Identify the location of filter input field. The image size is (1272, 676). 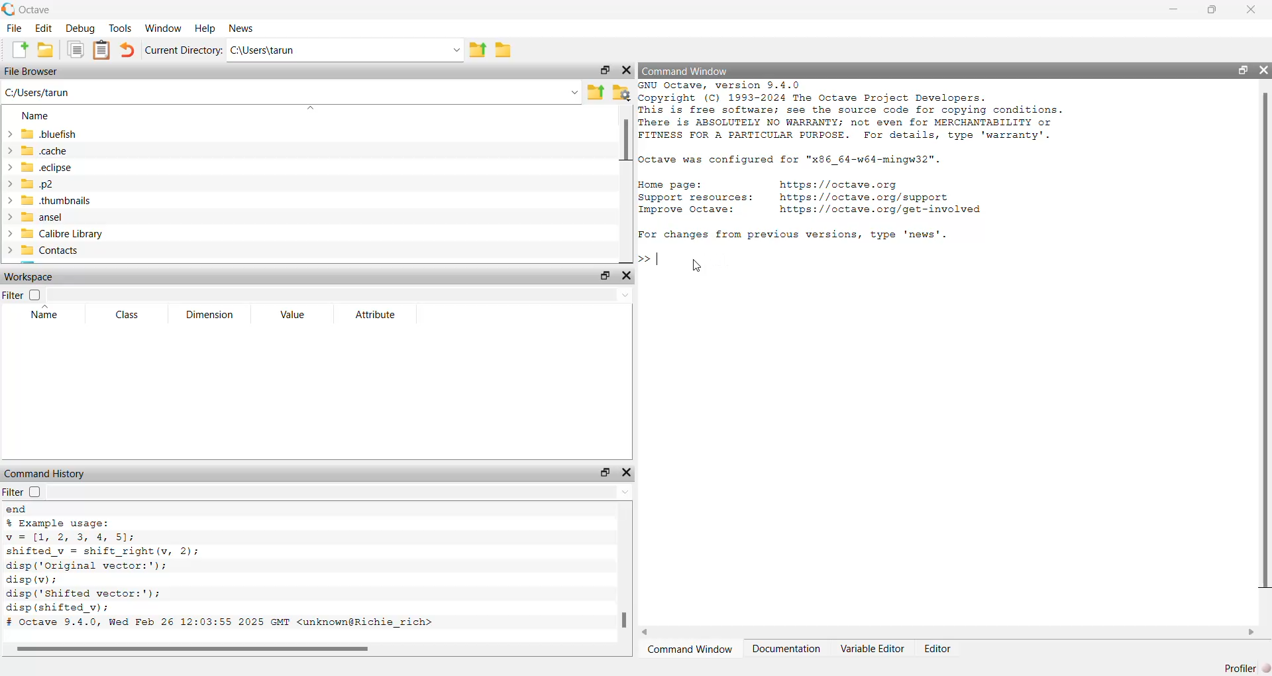
(343, 293).